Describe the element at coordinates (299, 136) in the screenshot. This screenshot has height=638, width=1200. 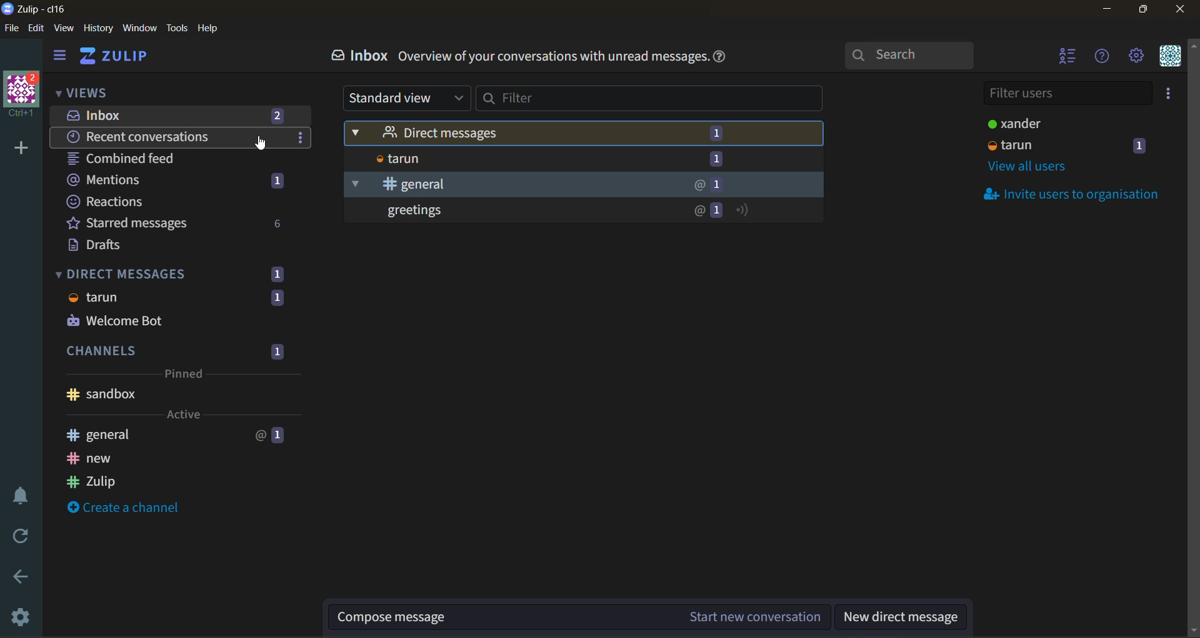
I see `option` at that location.